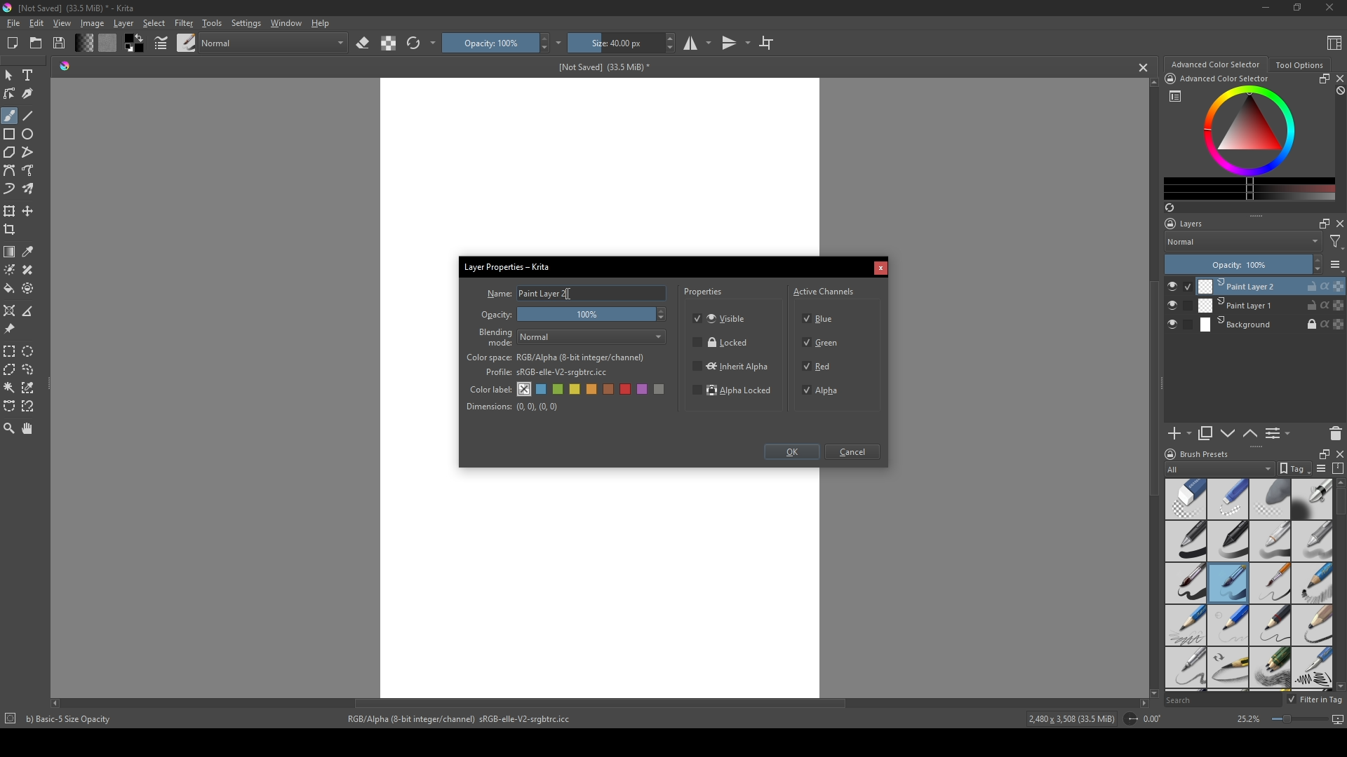  I want to click on check button, so click(1179, 325).